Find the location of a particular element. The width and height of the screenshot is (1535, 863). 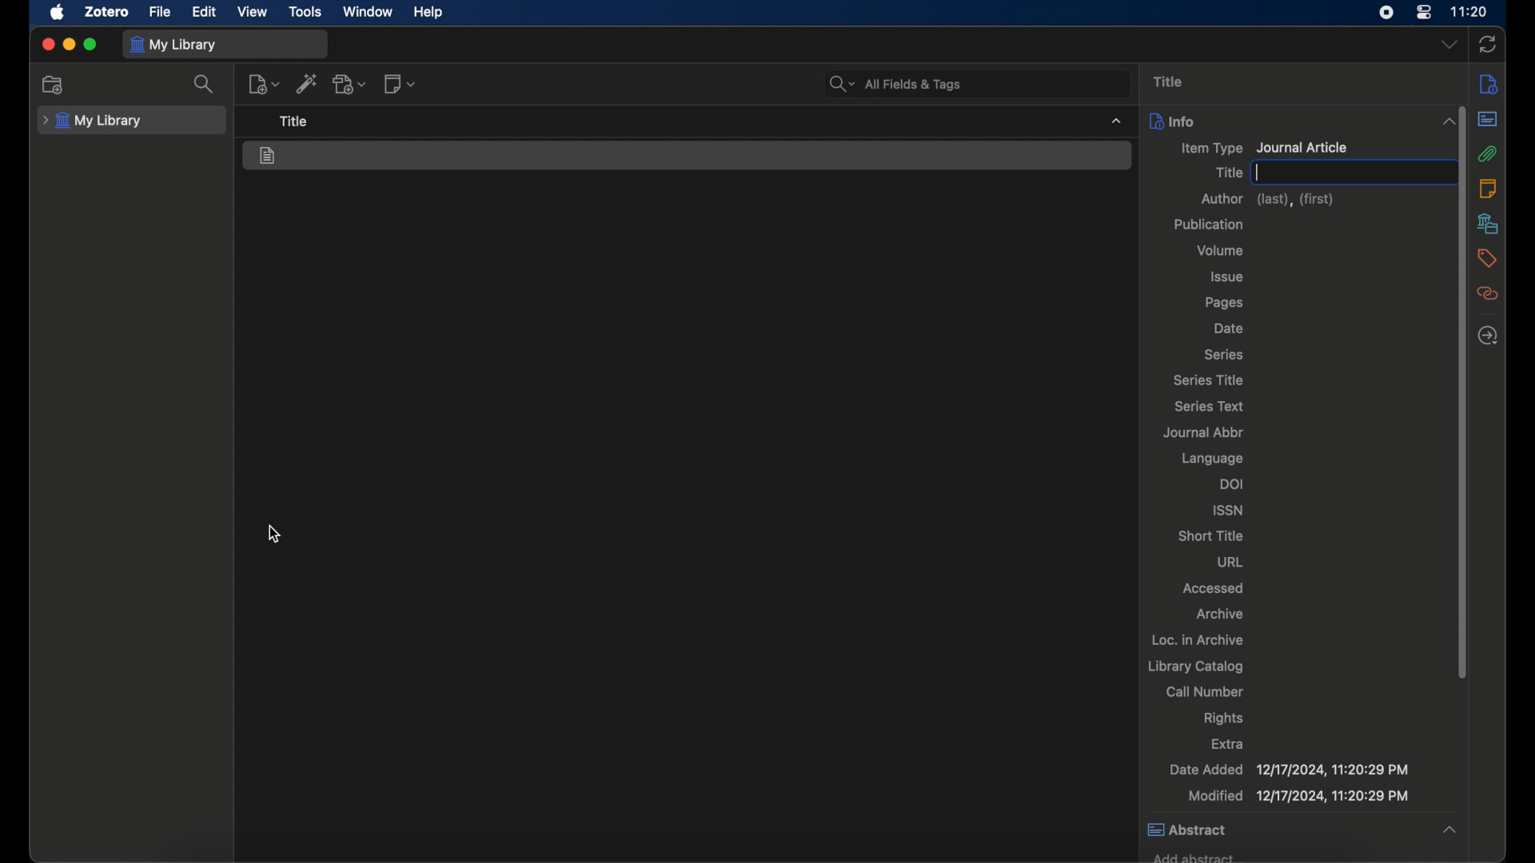

related is located at coordinates (1485, 293).